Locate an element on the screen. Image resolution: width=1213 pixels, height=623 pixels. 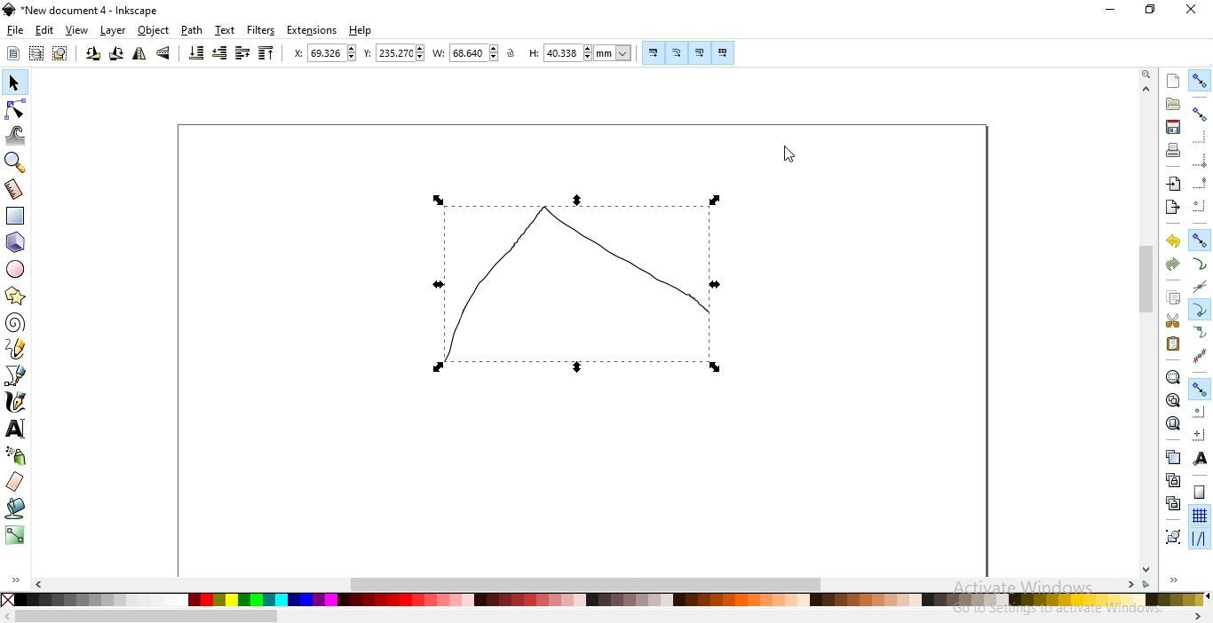
paste is located at coordinates (1172, 343).